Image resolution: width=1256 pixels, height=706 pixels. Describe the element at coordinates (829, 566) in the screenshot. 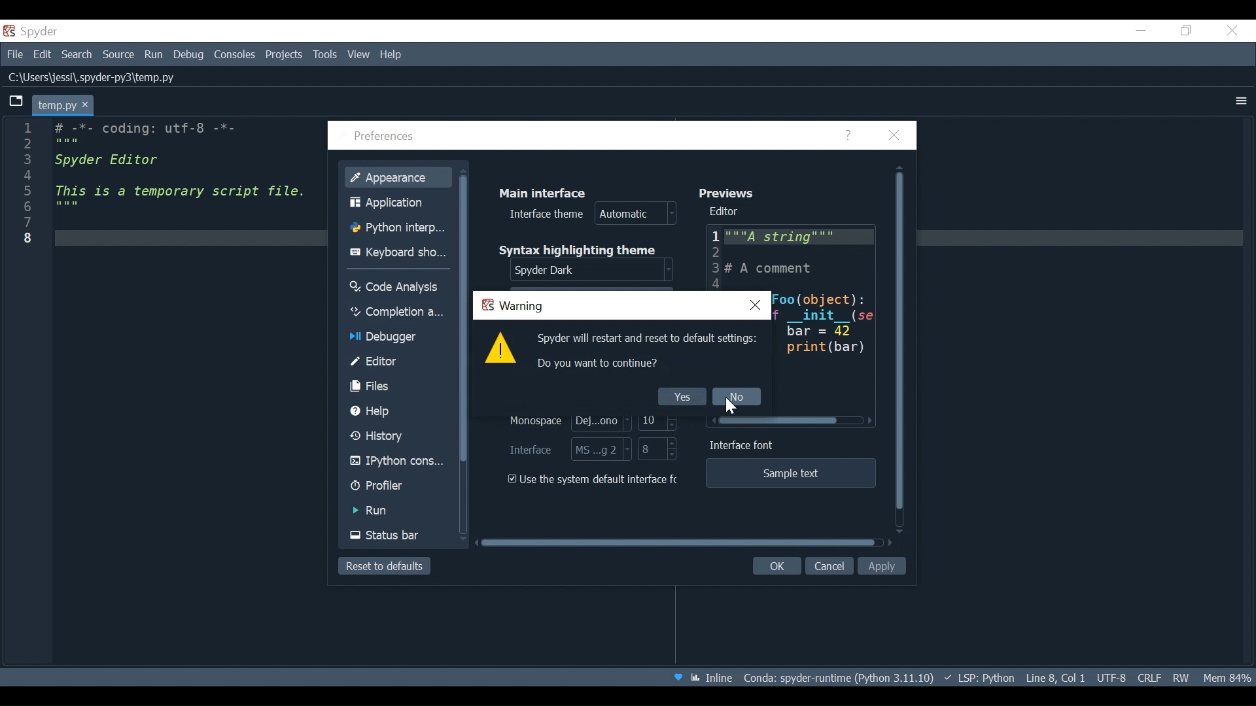

I see `Cancel` at that location.